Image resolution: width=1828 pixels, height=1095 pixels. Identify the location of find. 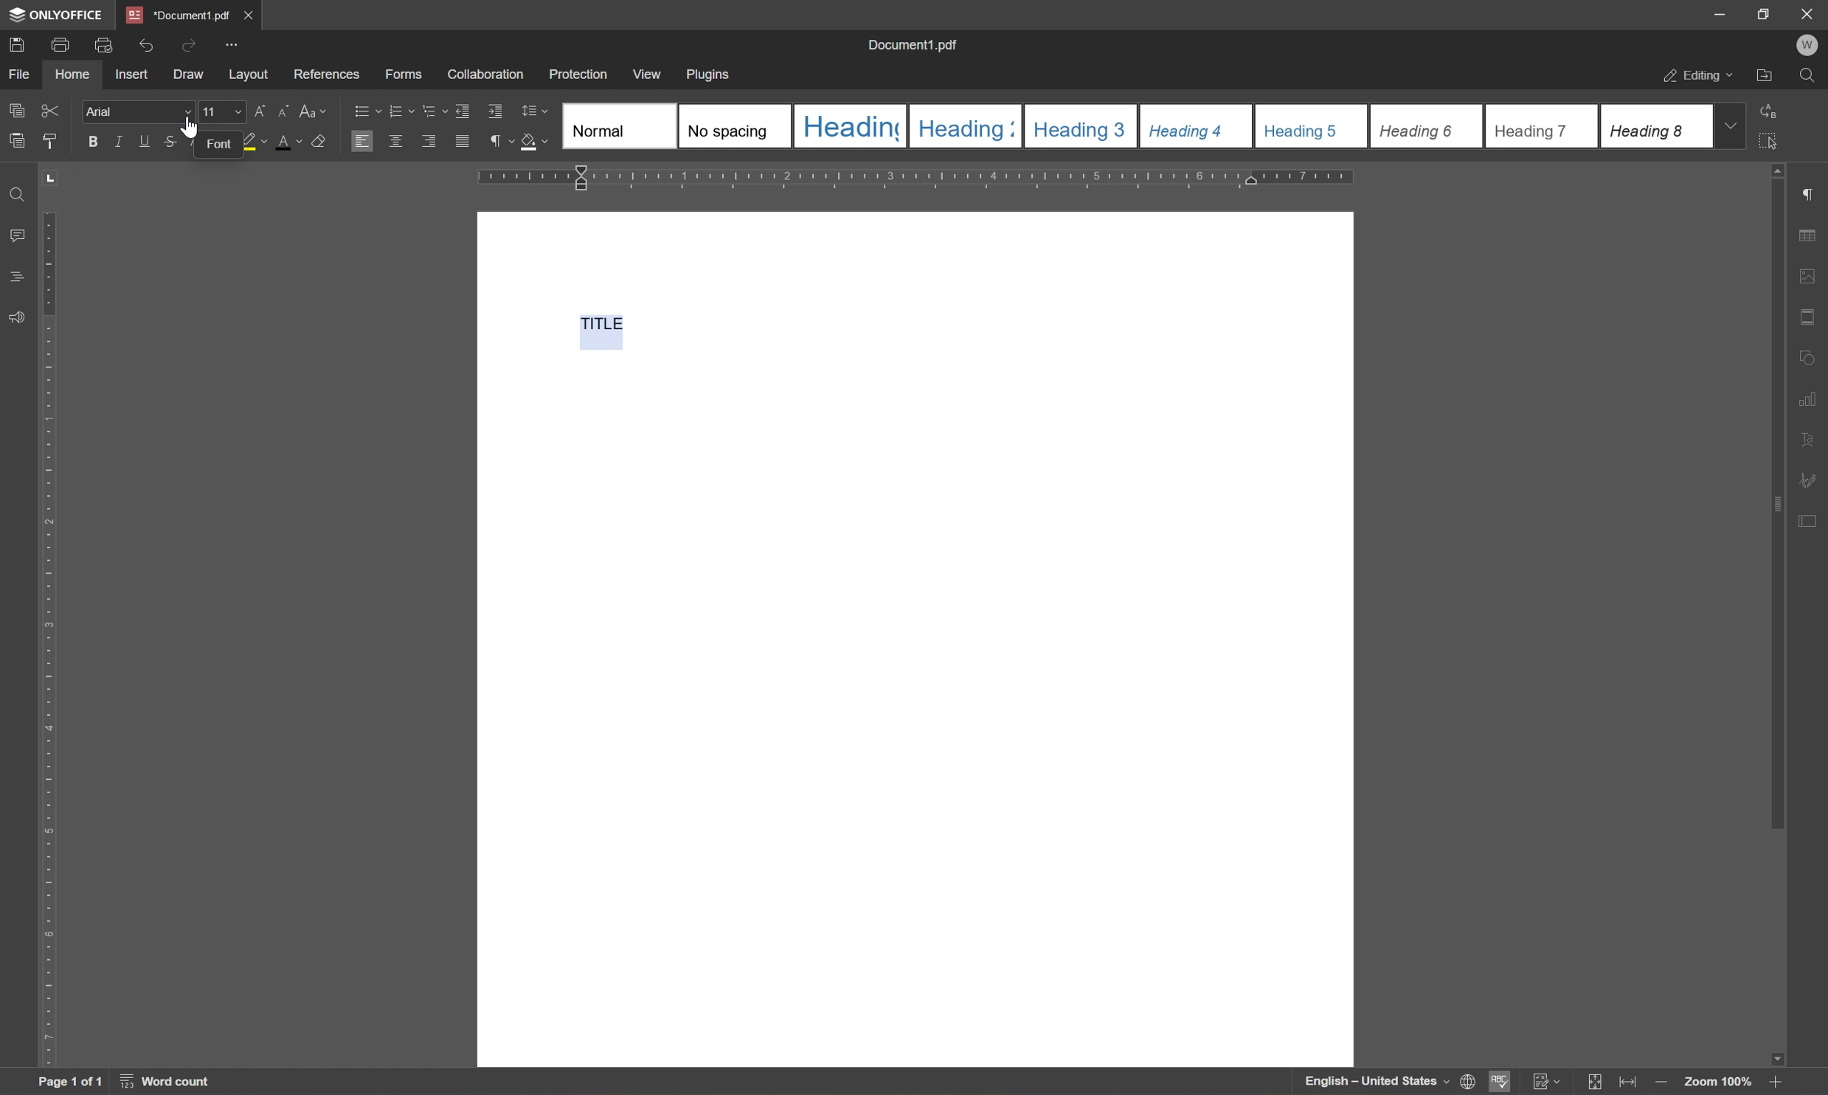
(21, 194).